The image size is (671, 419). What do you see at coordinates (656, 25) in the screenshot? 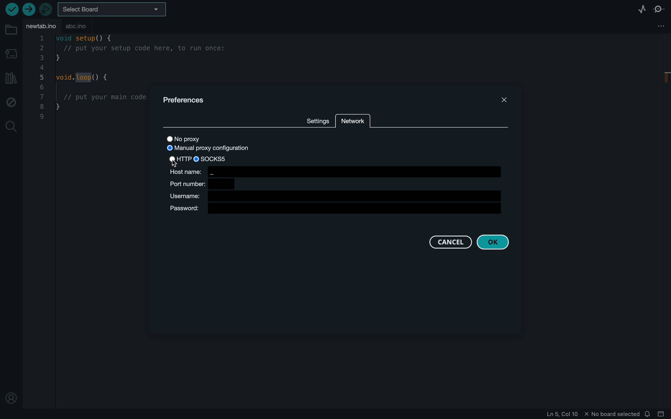
I see `file setting` at bounding box center [656, 25].